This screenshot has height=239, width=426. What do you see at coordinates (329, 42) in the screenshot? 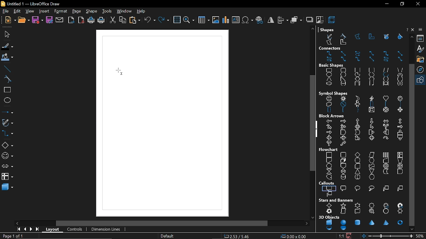
I see `polygon filled` at bounding box center [329, 42].